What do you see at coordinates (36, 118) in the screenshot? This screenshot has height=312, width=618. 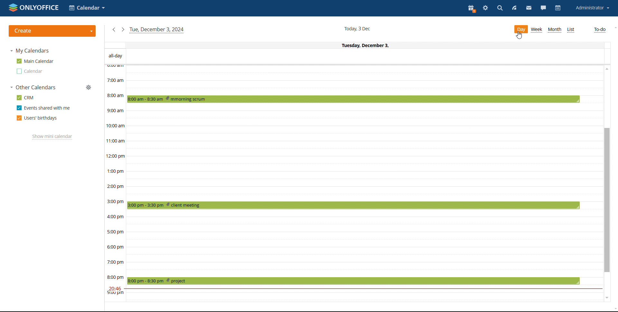 I see `users' birthdays` at bounding box center [36, 118].